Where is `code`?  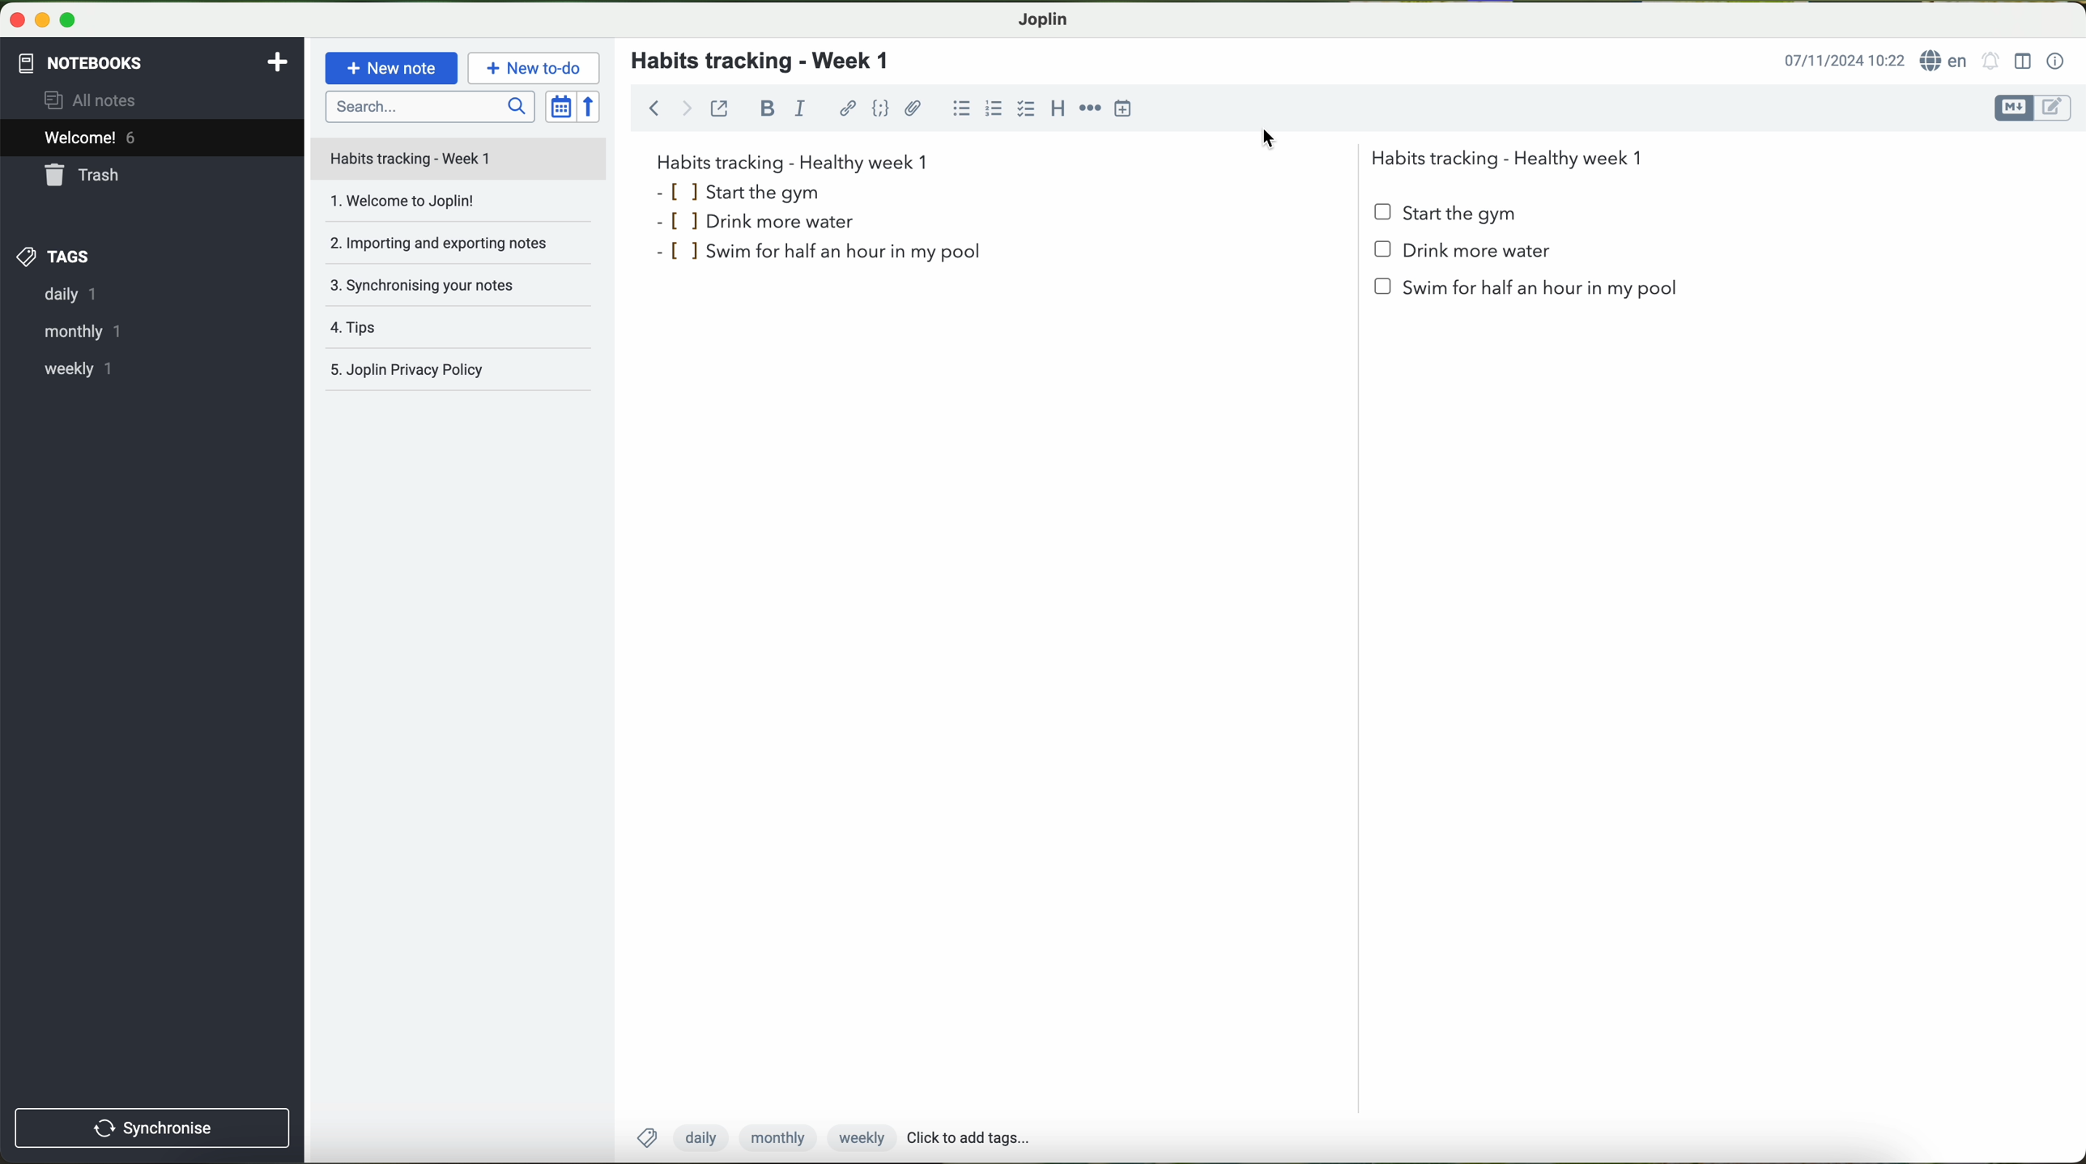 code is located at coordinates (882, 108).